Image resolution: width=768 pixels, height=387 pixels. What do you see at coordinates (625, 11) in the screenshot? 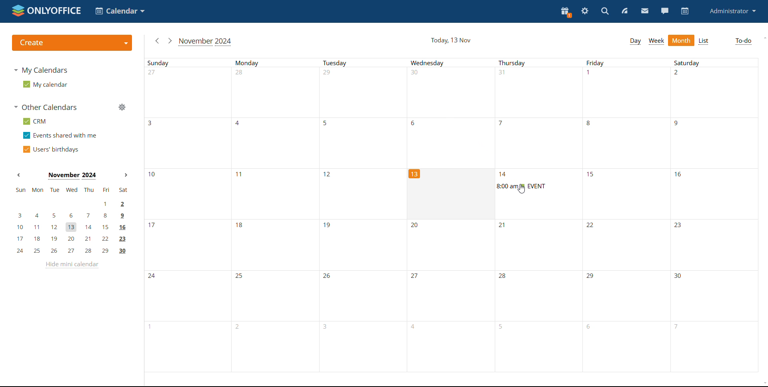
I see `feed` at bounding box center [625, 11].